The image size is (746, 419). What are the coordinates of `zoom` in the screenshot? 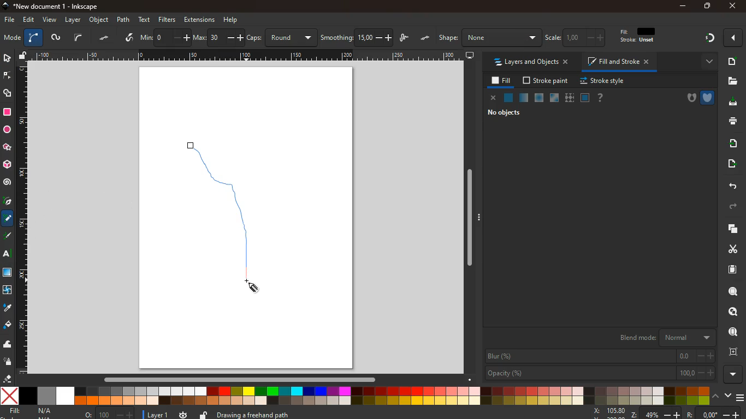 It's located at (110, 412).